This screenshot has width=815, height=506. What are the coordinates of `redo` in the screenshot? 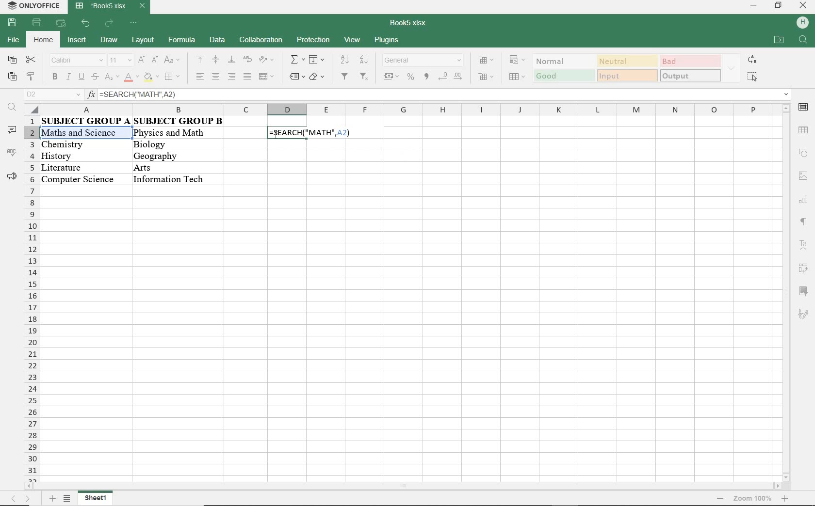 It's located at (110, 24).